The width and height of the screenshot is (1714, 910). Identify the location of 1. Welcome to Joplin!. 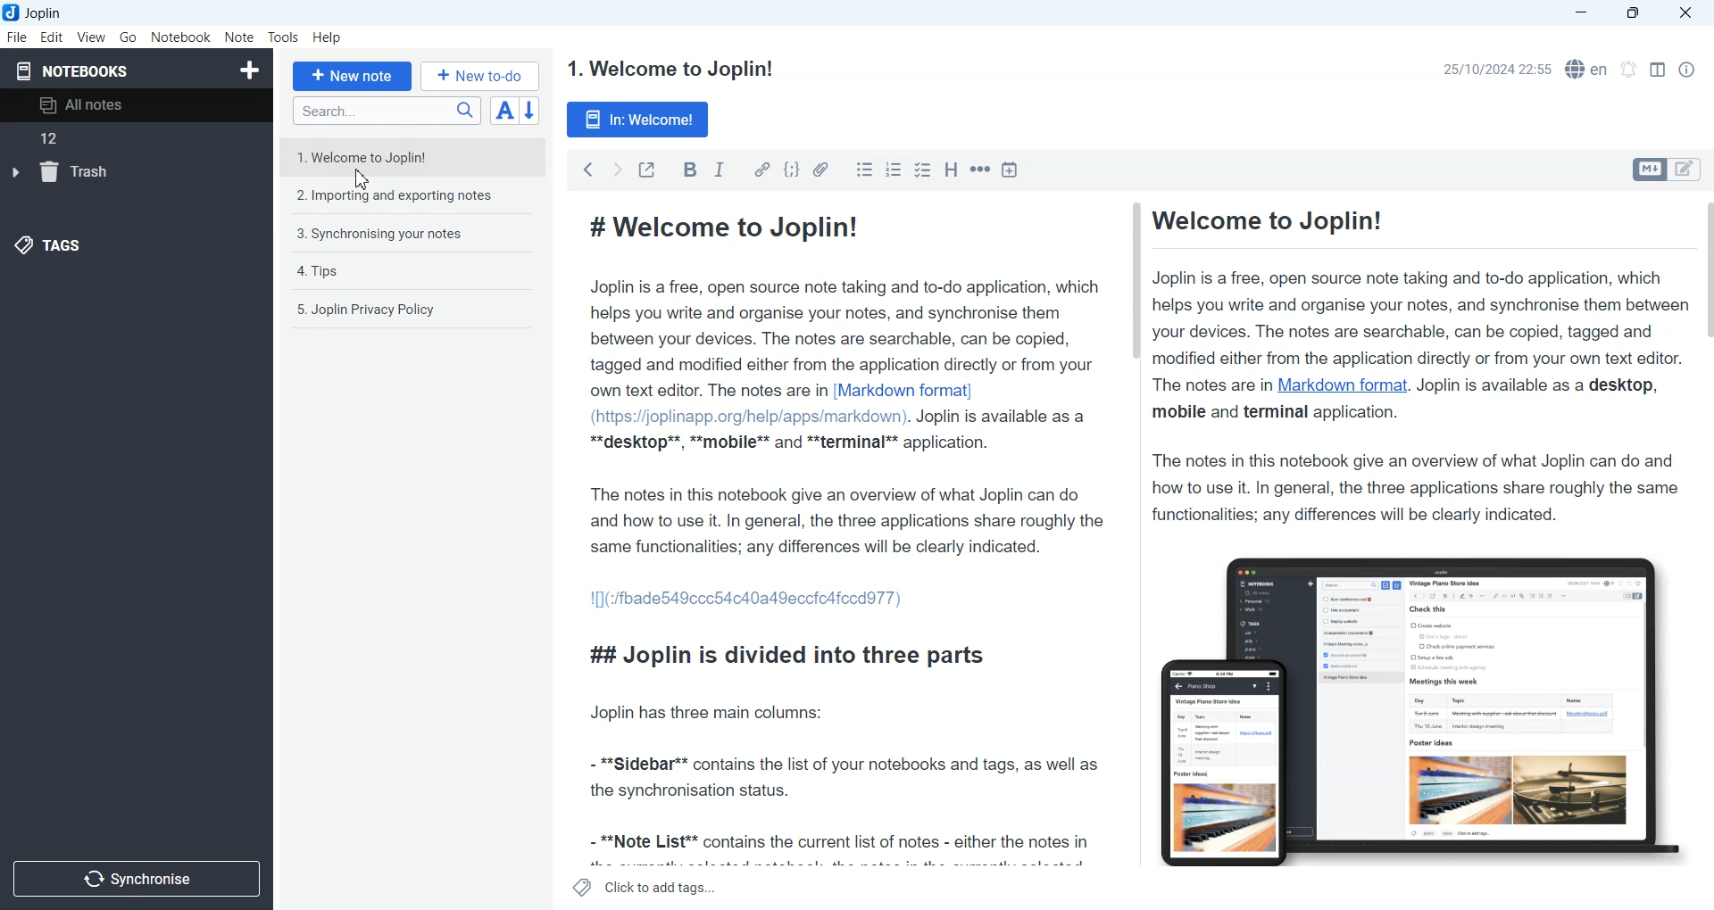
(669, 69).